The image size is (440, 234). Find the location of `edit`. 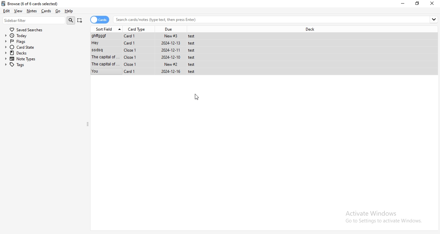

edit is located at coordinates (7, 11).